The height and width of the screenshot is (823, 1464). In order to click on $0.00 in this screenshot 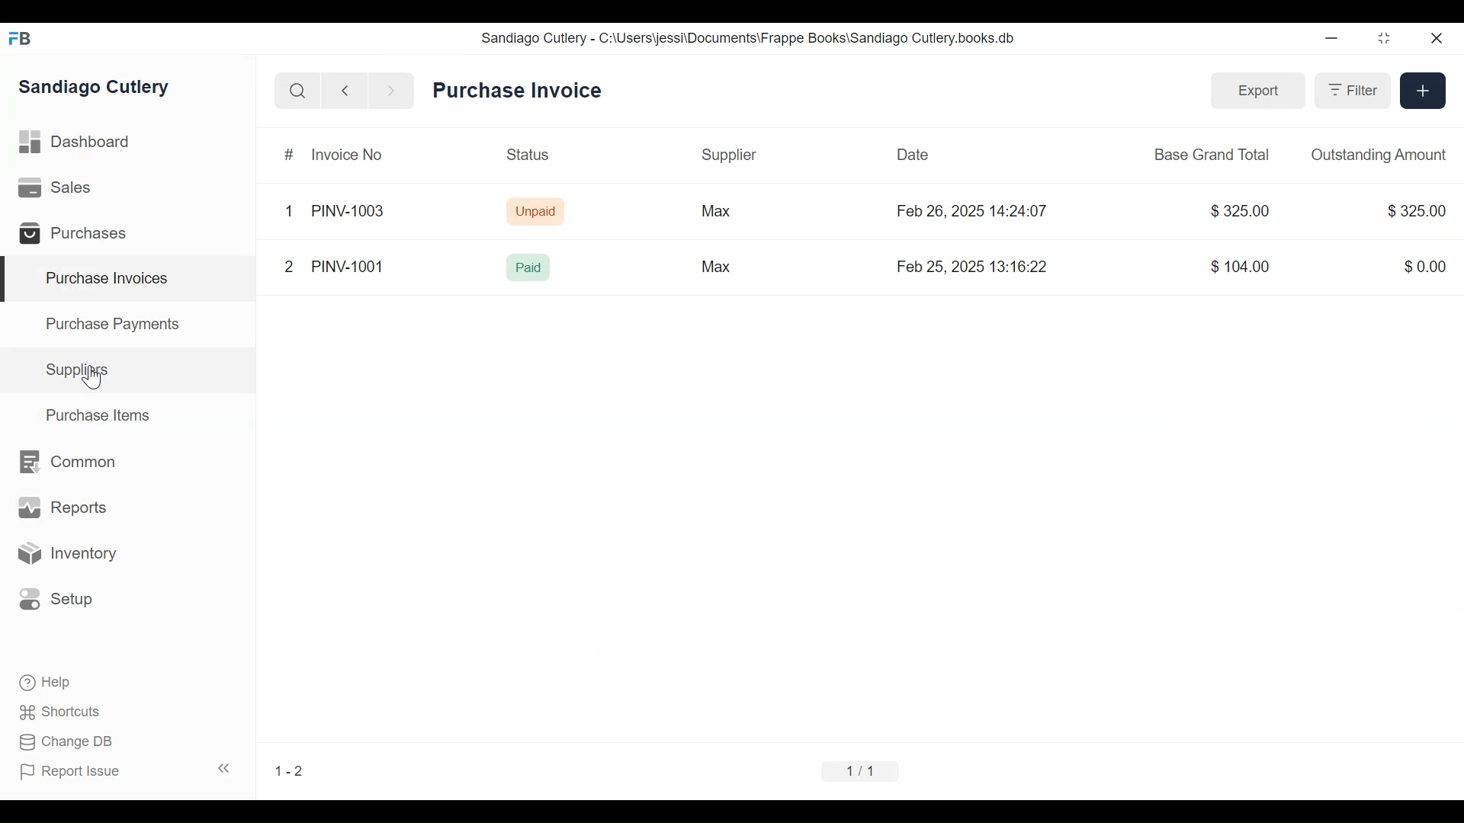, I will do `click(1424, 270)`.